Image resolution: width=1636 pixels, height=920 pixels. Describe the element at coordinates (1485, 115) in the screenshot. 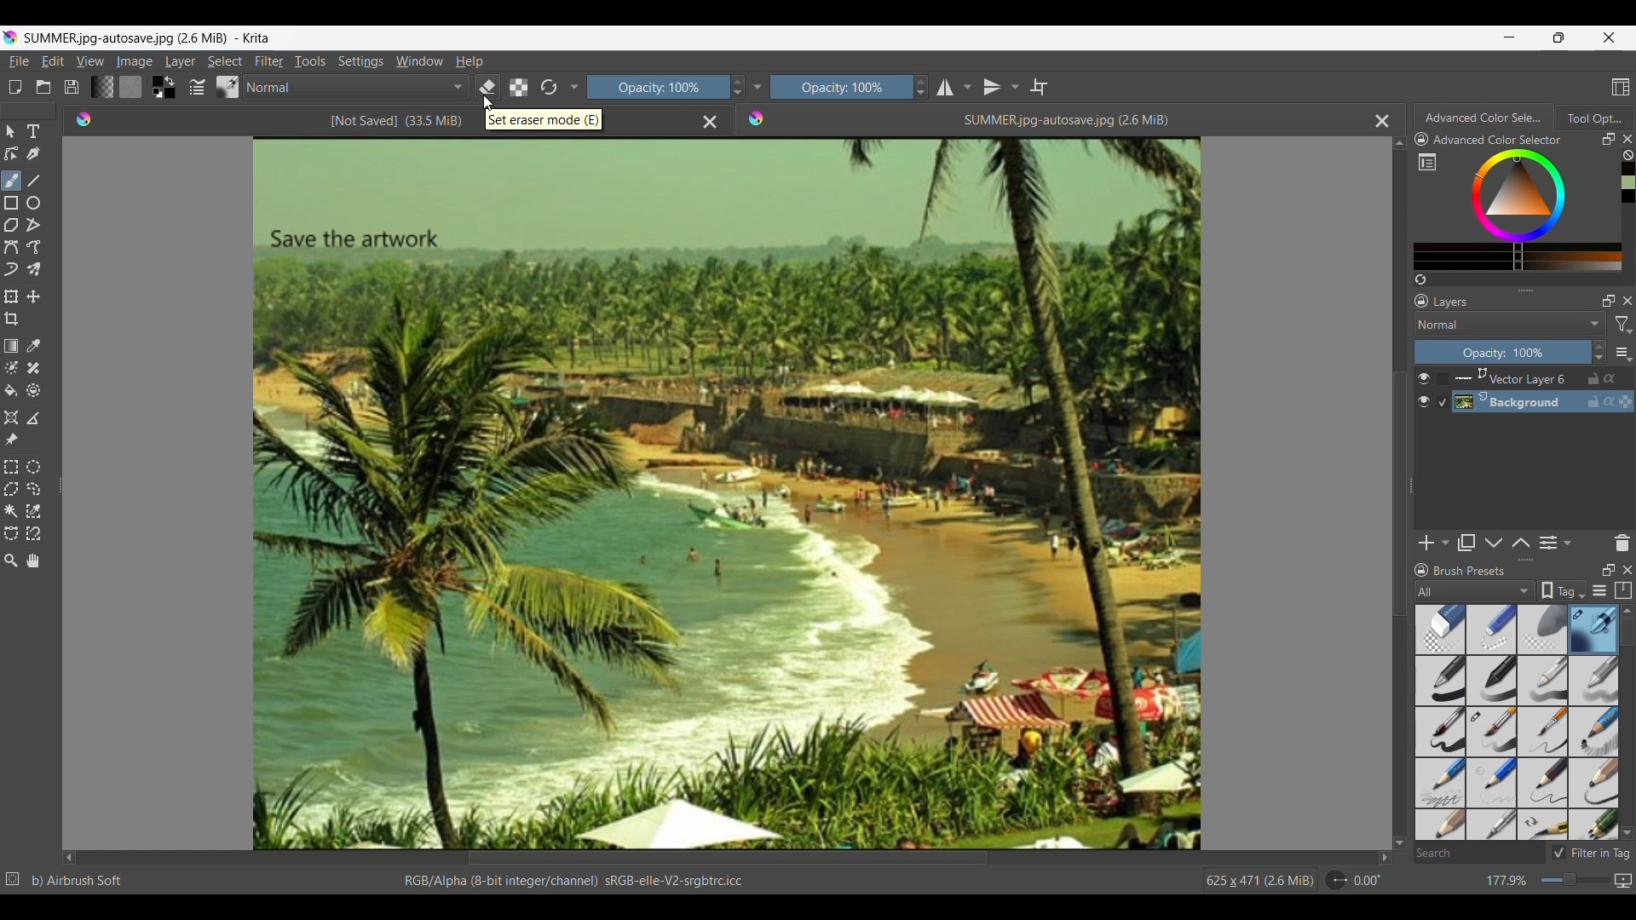

I see `Advanced color Selector` at that location.